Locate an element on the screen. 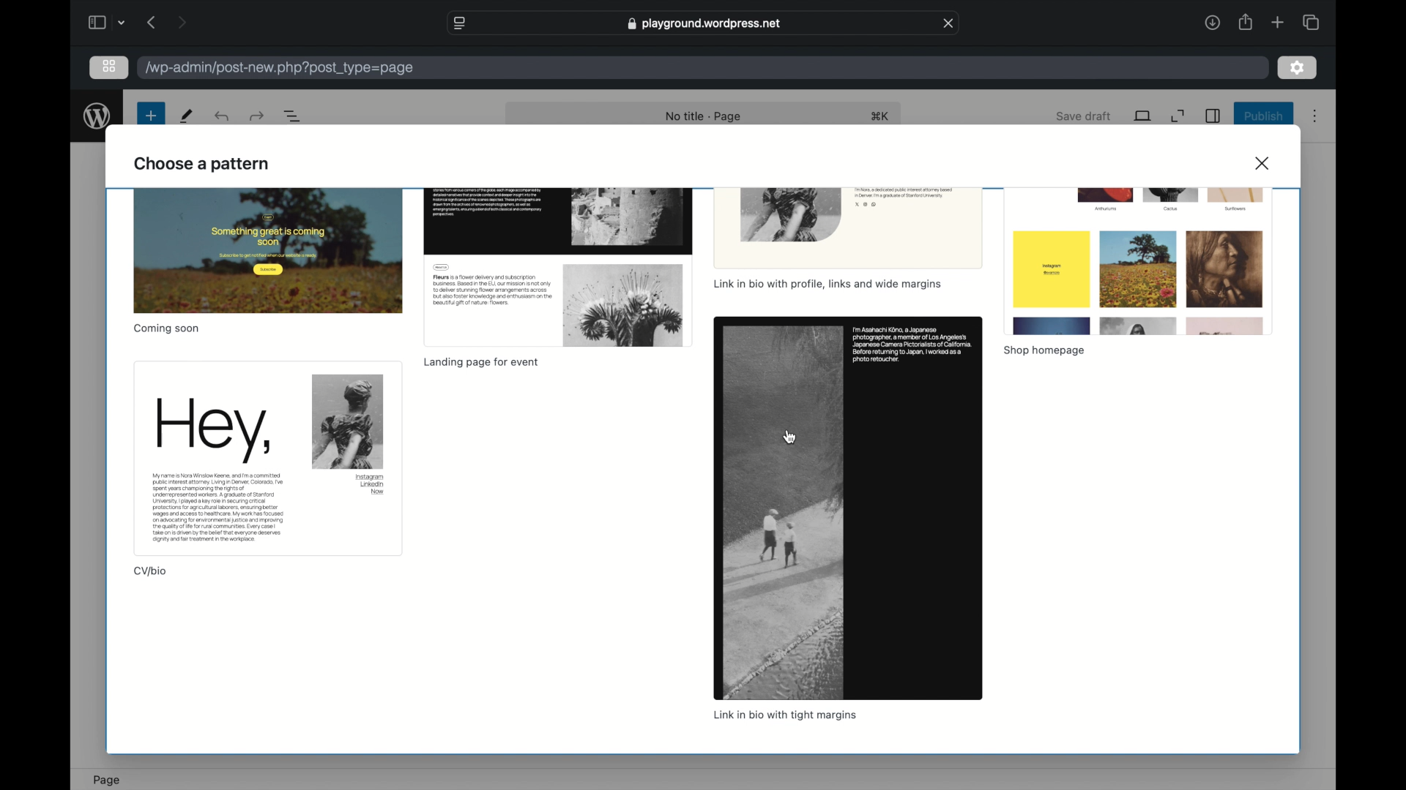  preview is located at coordinates (848, 229).